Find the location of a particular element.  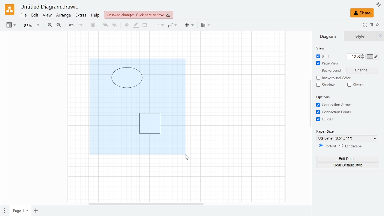

View is located at coordinates (324, 48).